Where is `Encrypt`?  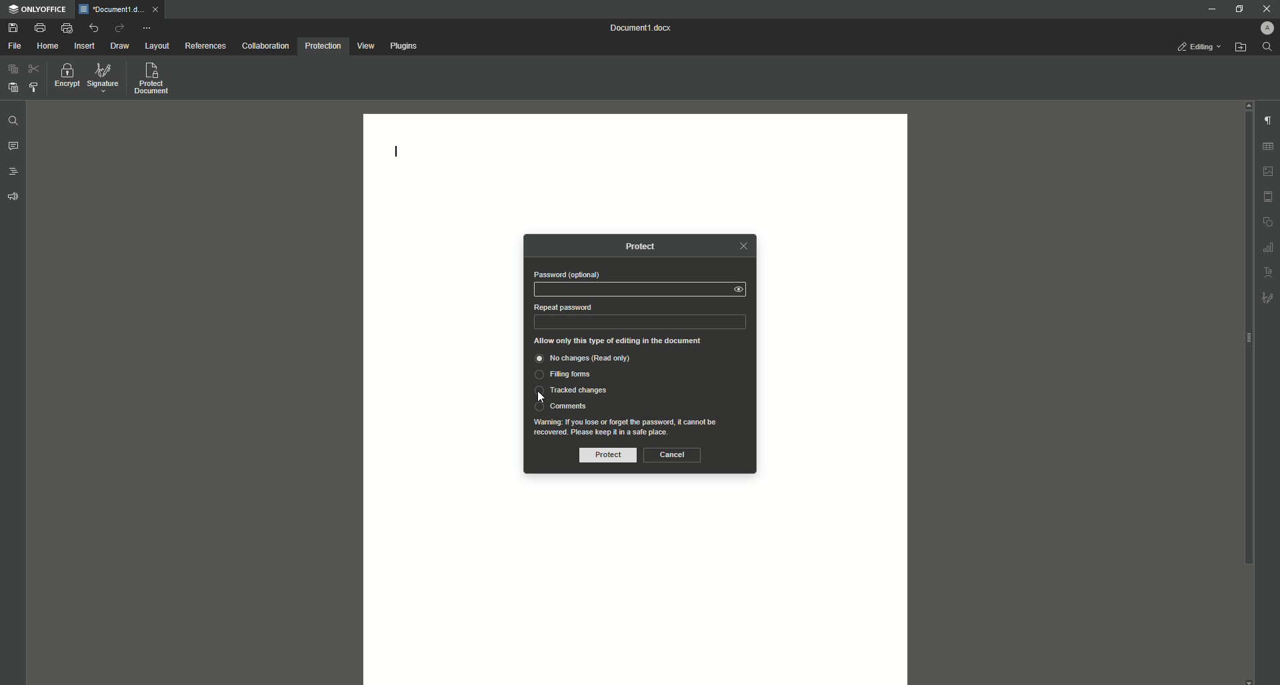 Encrypt is located at coordinates (64, 78).